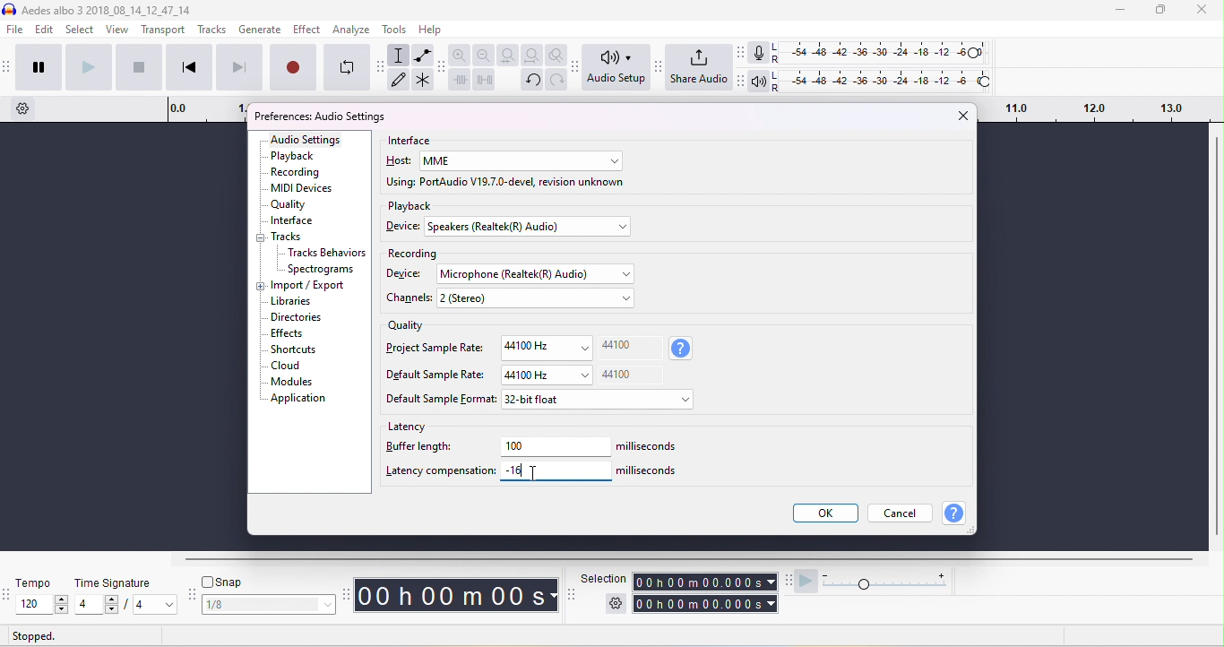 This screenshot has width=1224, height=647. What do you see at coordinates (287, 237) in the screenshot?
I see `tracks` at bounding box center [287, 237].